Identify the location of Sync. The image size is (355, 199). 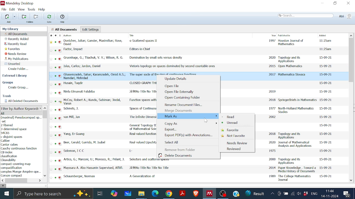
(50, 18).